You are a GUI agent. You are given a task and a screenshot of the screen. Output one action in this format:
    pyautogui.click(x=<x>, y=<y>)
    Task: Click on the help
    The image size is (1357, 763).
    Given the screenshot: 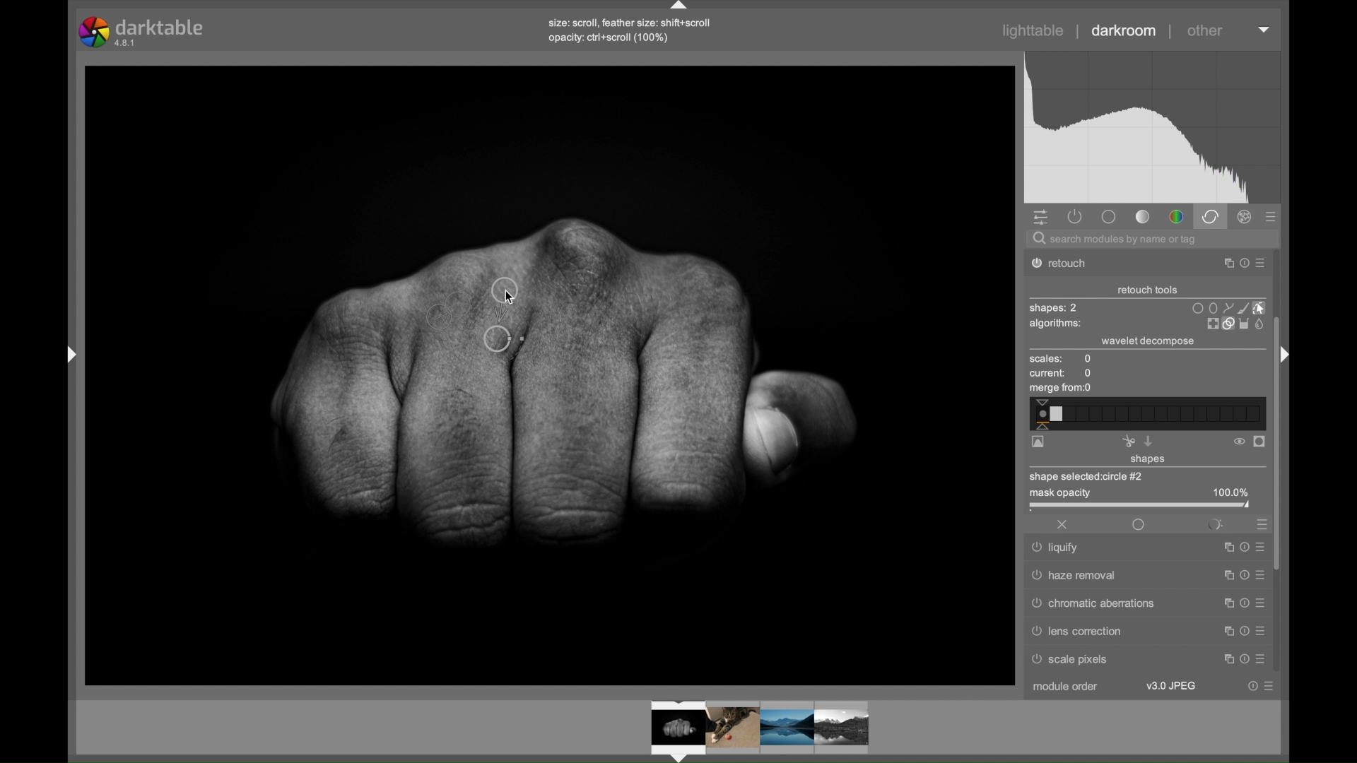 What is the action you would take?
    pyautogui.click(x=1242, y=264)
    